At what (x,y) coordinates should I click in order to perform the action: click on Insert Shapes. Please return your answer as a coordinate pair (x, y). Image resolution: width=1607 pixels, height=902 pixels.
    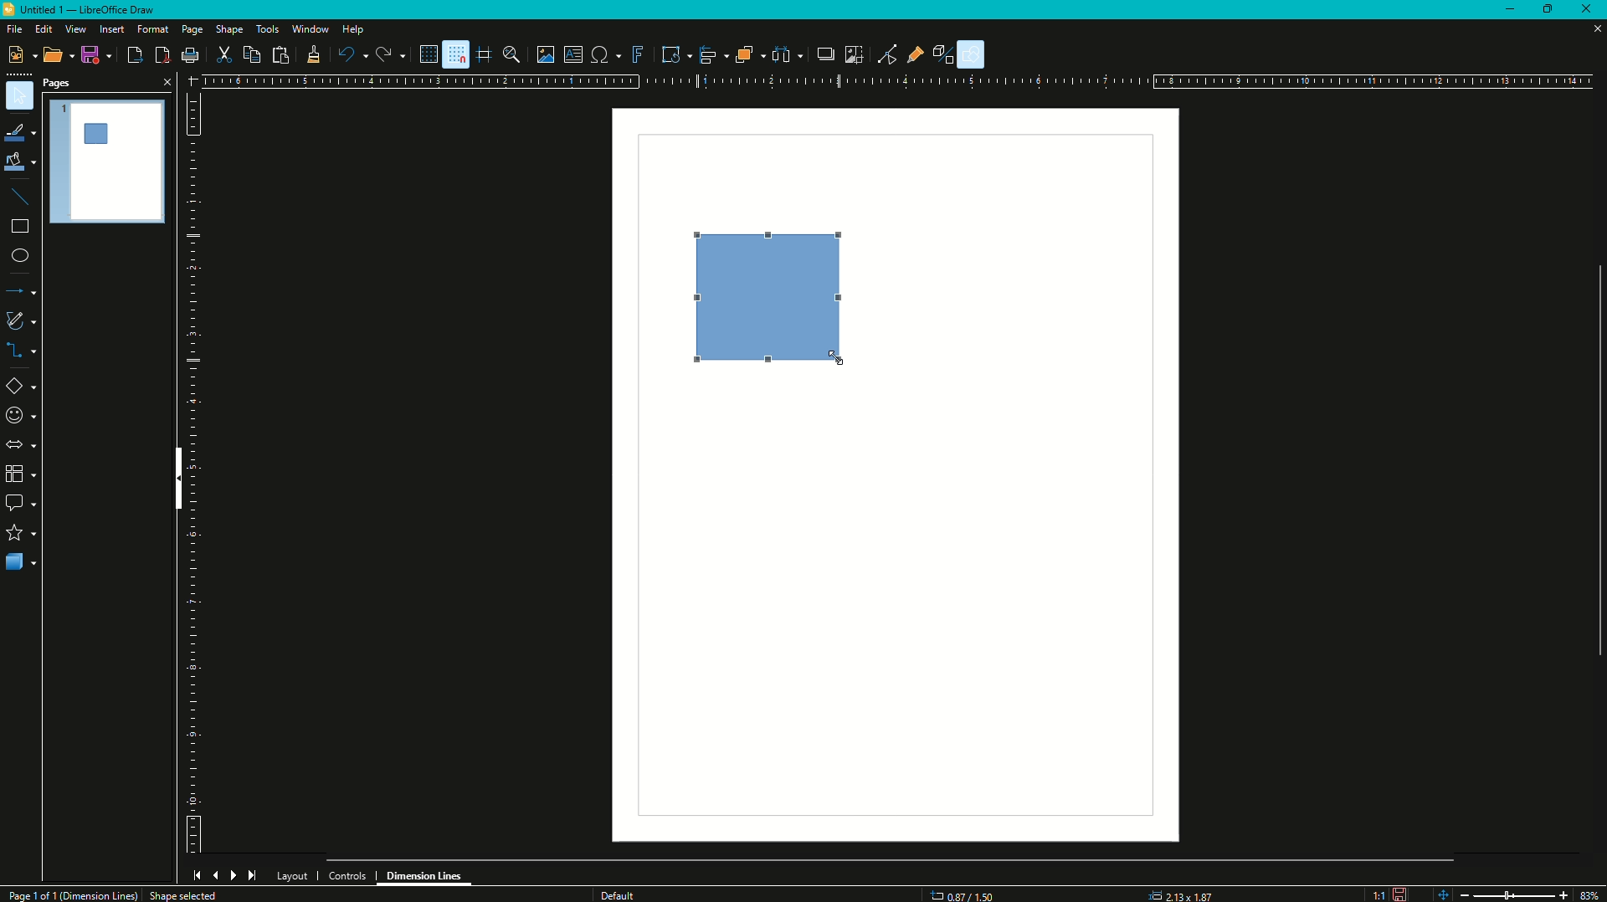
    Looking at the image, I should click on (22, 388).